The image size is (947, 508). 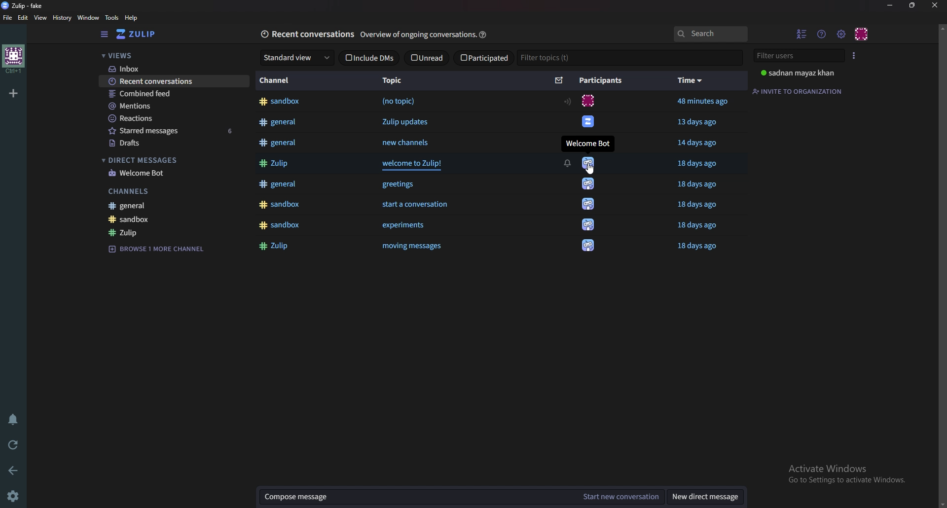 I want to click on zulip-fake, so click(x=24, y=5).